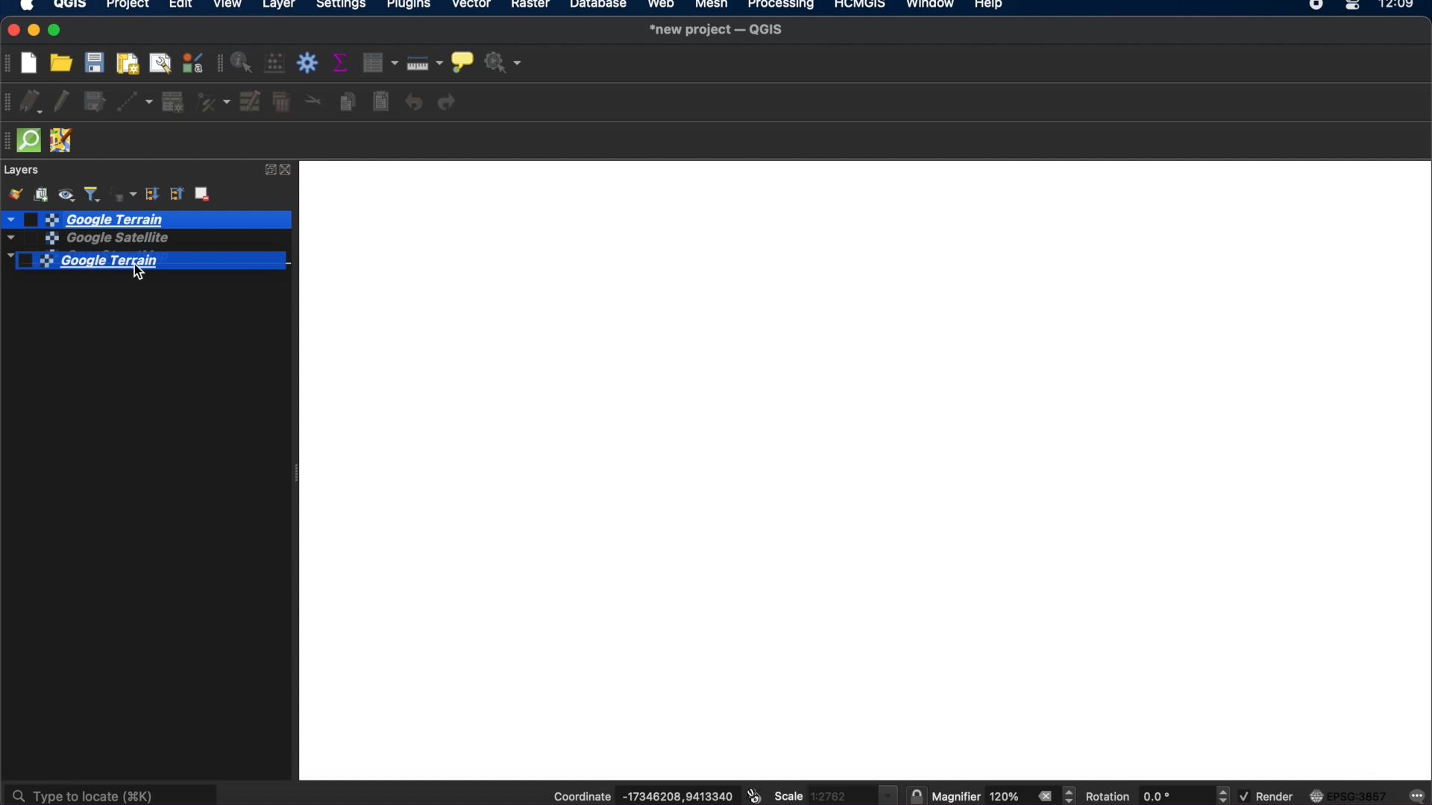 This screenshot has width=1432, height=805. What do you see at coordinates (473, 7) in the screenshot?
I see `vector` at bounding box center [473, 7].